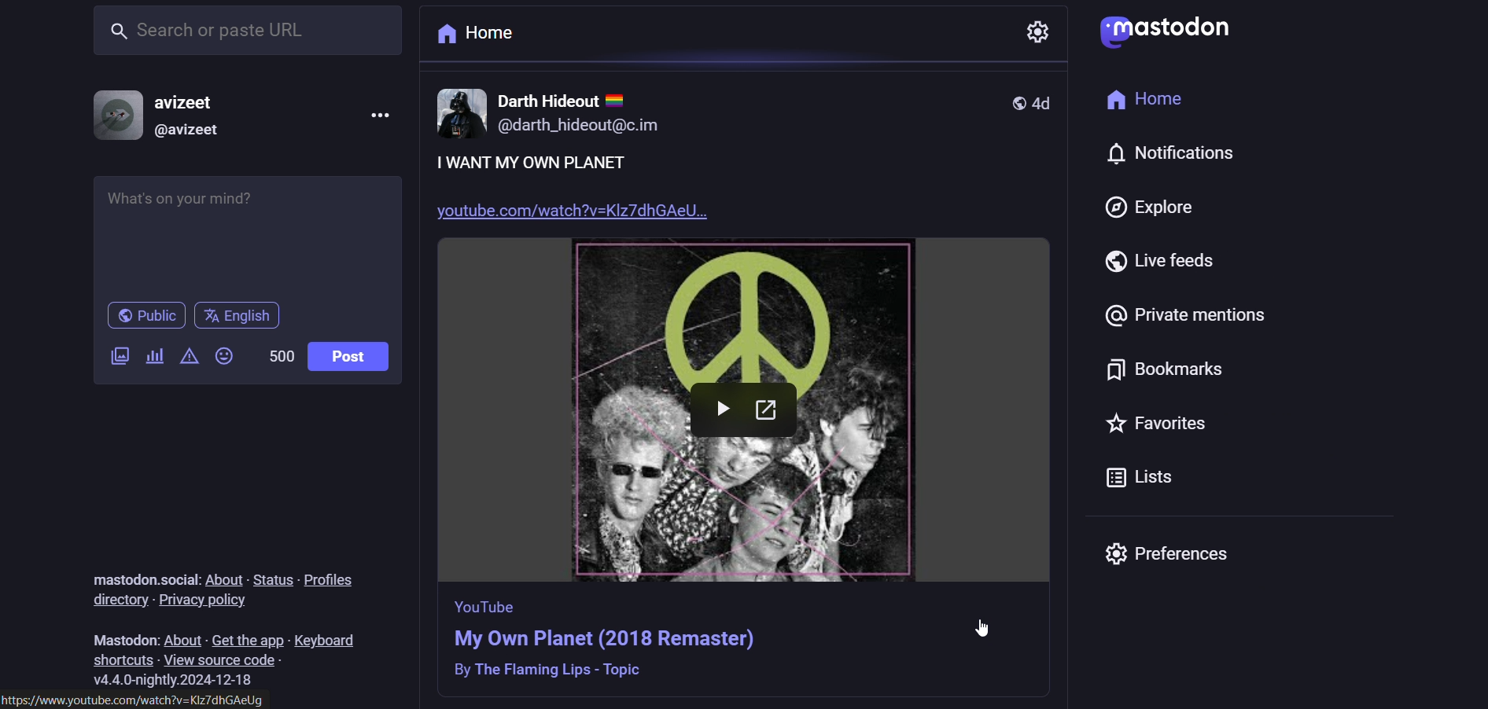 This screenshot has width=1488, height=709. Describe the element at coordinates (140, 315) in the screenshot. I see `public ` at that location.